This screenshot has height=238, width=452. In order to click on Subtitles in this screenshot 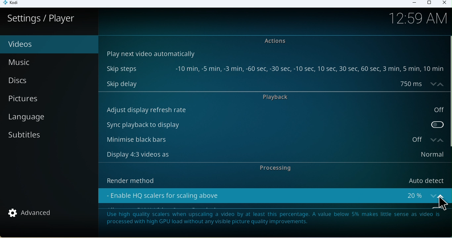, I will do `click(42, 137)`.